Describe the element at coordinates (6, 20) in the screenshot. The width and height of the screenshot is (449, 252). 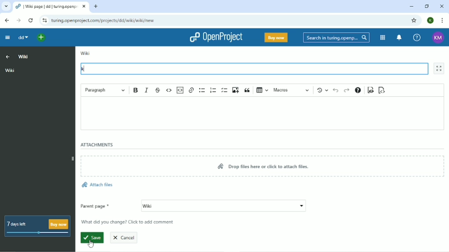
I see `Back` at that location.